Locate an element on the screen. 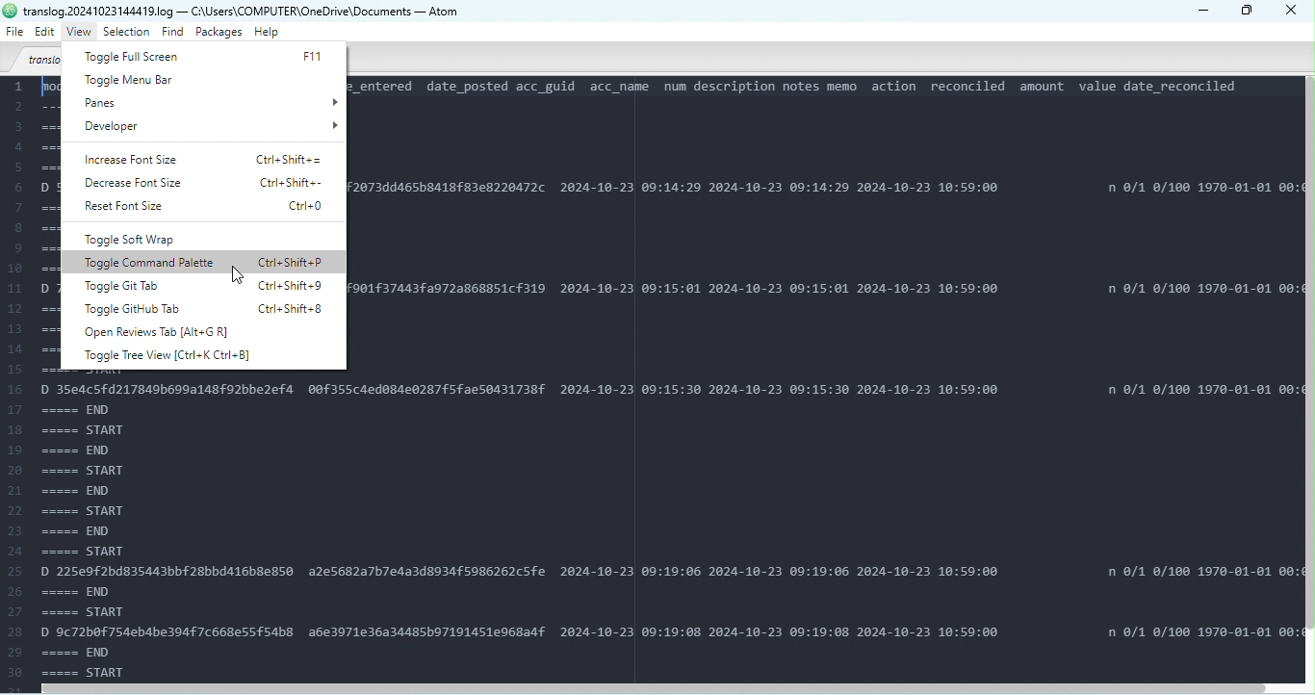 Image resolution: width=1315 pixels, height=695 pixels. Maximize is located at coordinates (1248, 12).